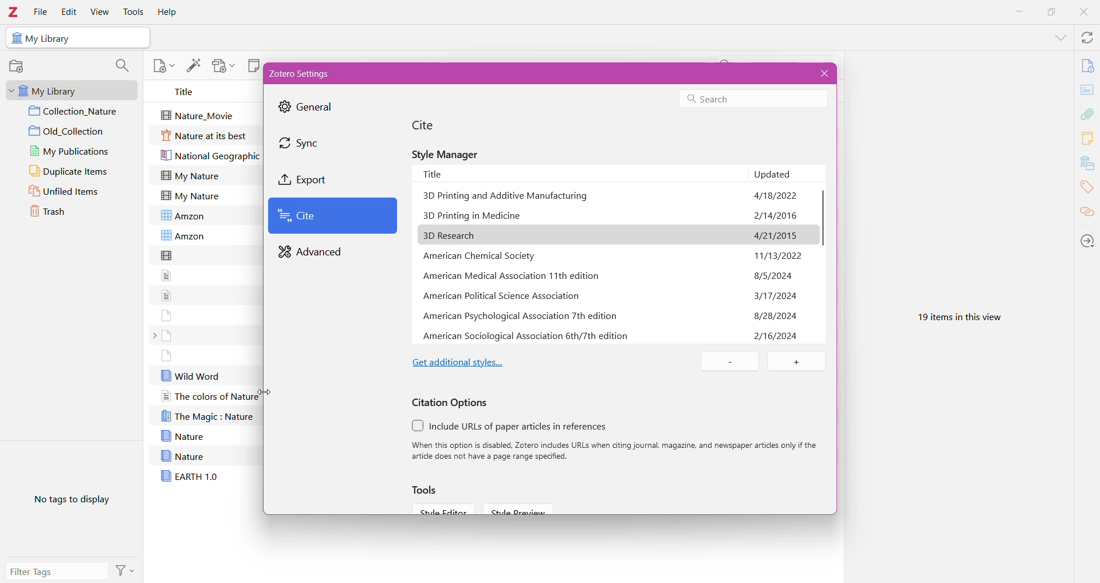  Describe the element at coordinates (581, 173) in the screenshot. I see `Title` at that location.